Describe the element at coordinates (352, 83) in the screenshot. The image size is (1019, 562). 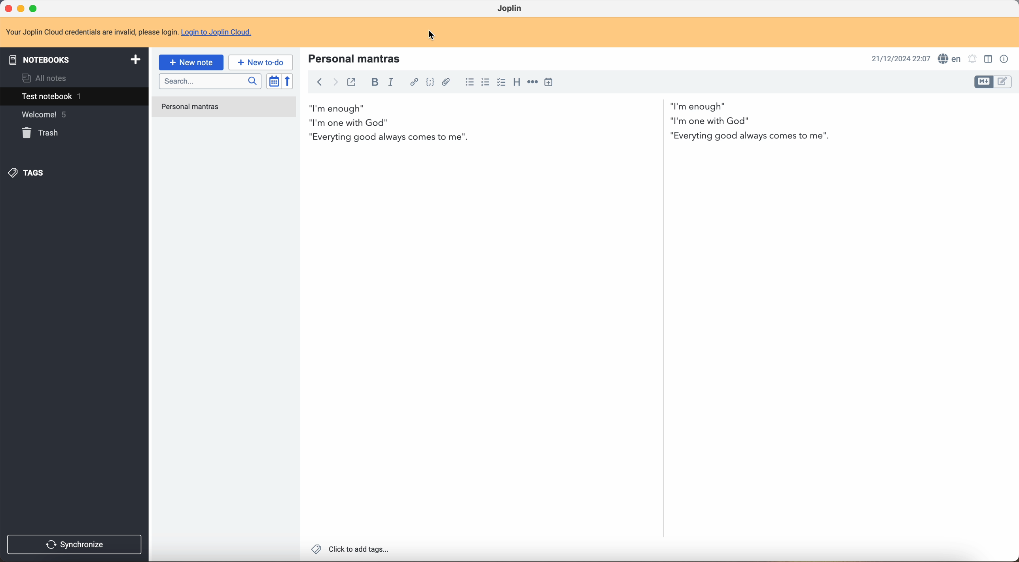
I see `toggle external editing` at that location.